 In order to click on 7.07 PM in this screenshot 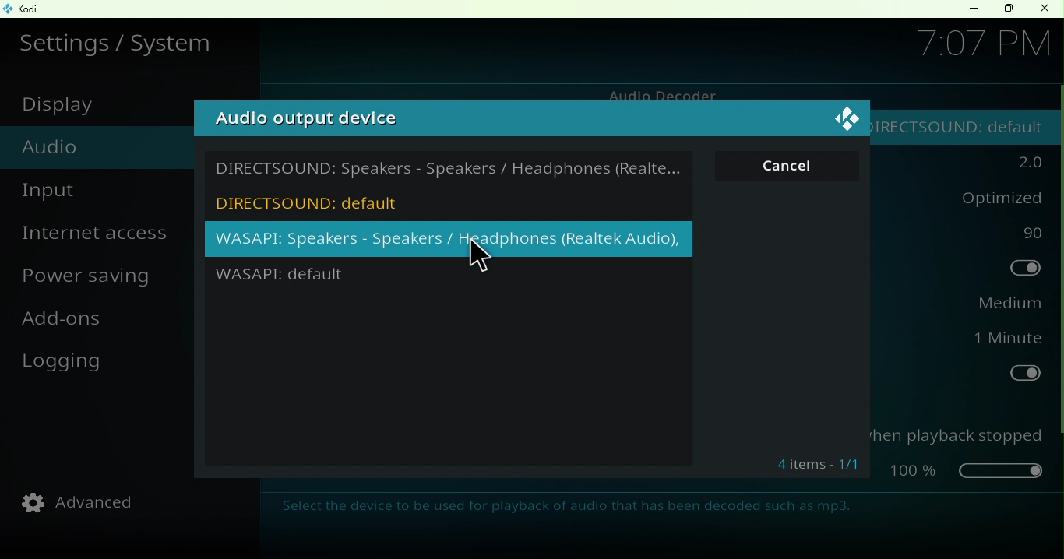, I will do `click(981, 47)`.